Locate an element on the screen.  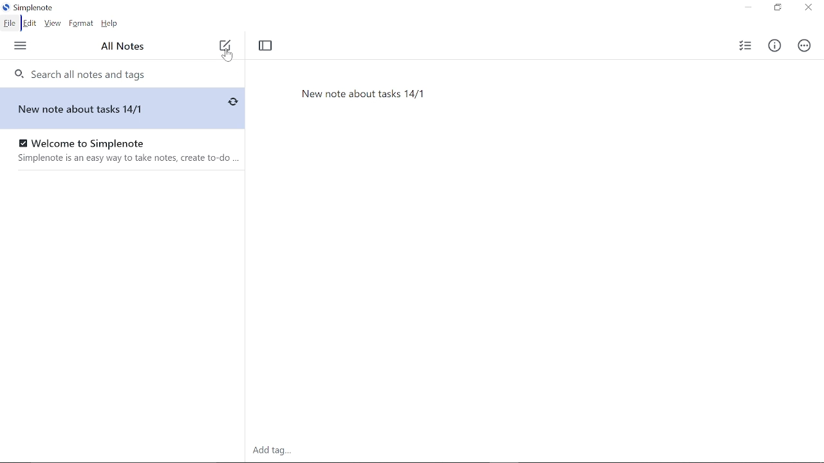
Cursor is located at coordinates (228, 55).